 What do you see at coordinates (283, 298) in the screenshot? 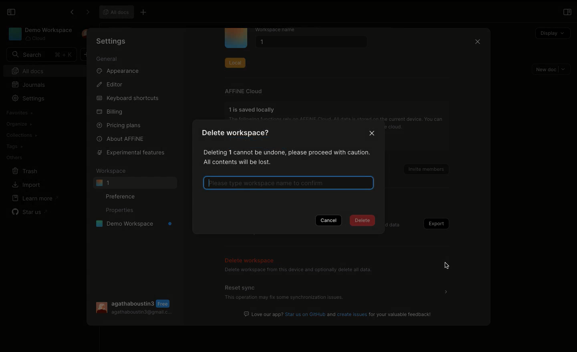
I see `Tis operation may Tix some Synchronization Issues.` at bounding box center [283, 298].